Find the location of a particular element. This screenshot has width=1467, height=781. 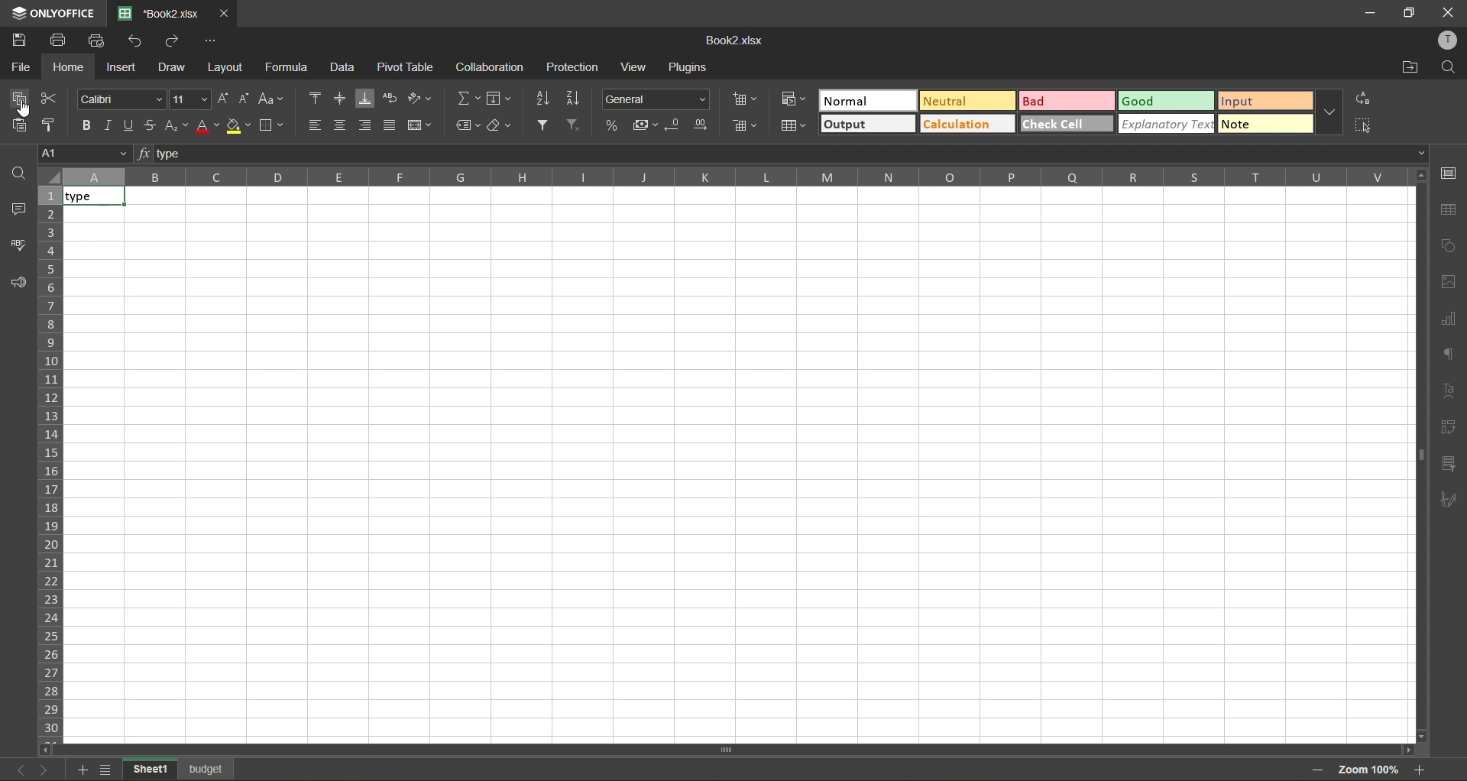

open location is located at coordinates (1407, 70).